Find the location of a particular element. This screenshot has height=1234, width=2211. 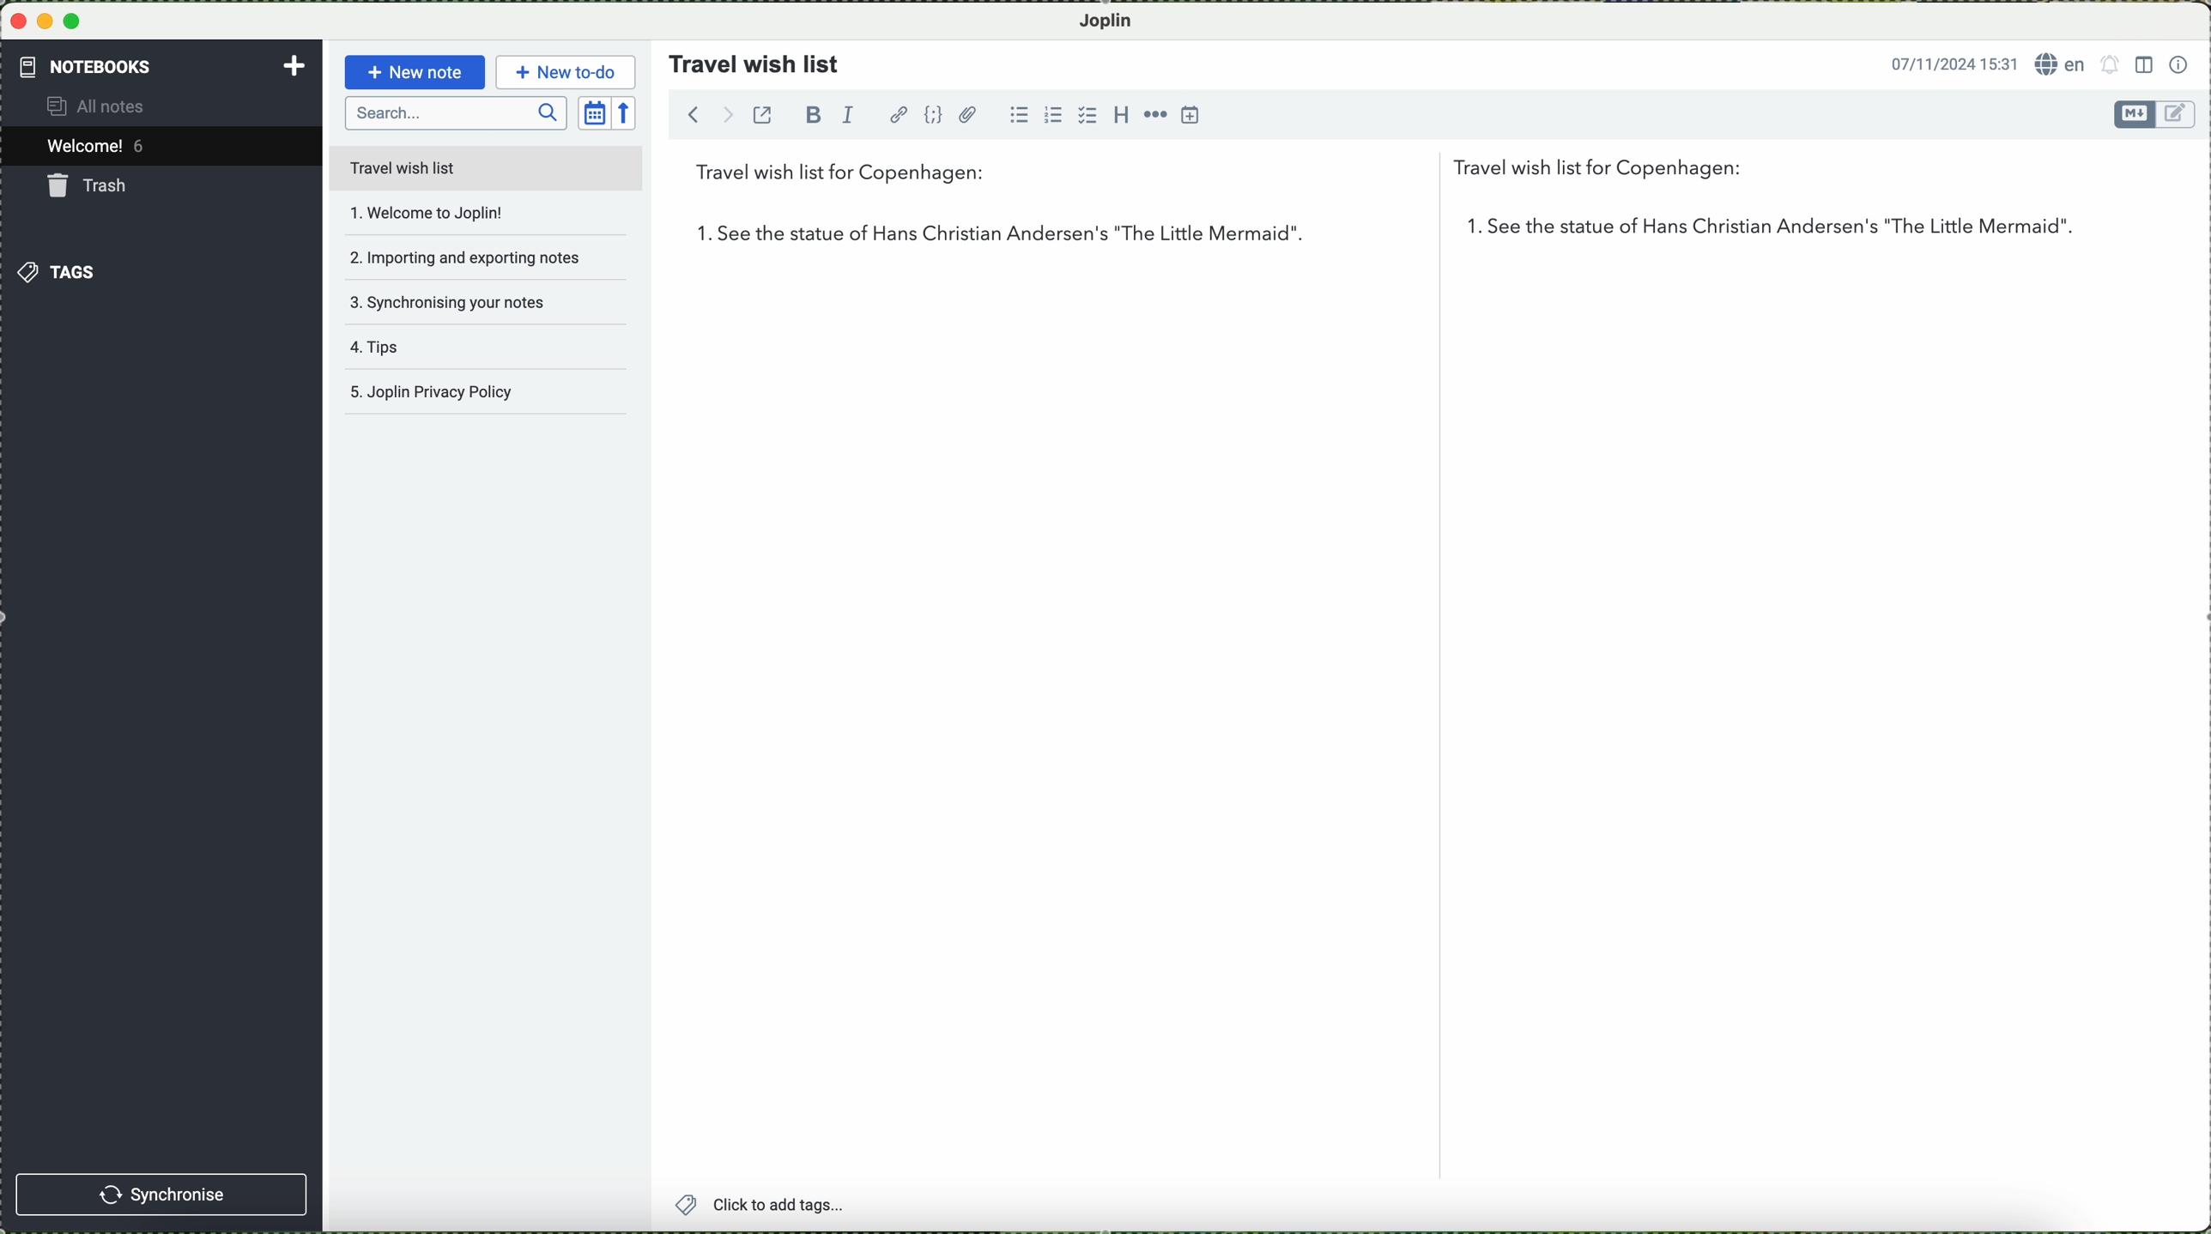

italic is located at coordinates (853, 117).